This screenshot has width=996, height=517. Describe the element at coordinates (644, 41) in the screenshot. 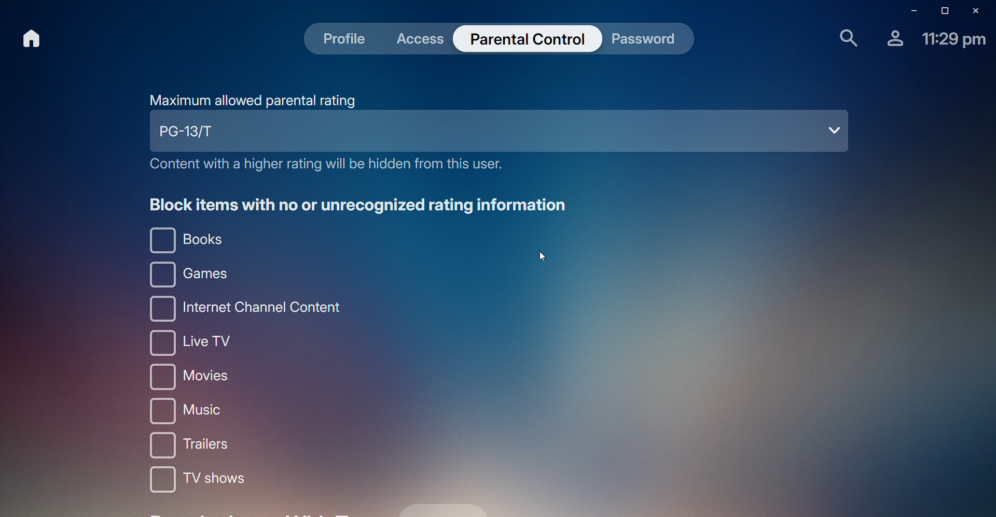

I see `Password` at that location.